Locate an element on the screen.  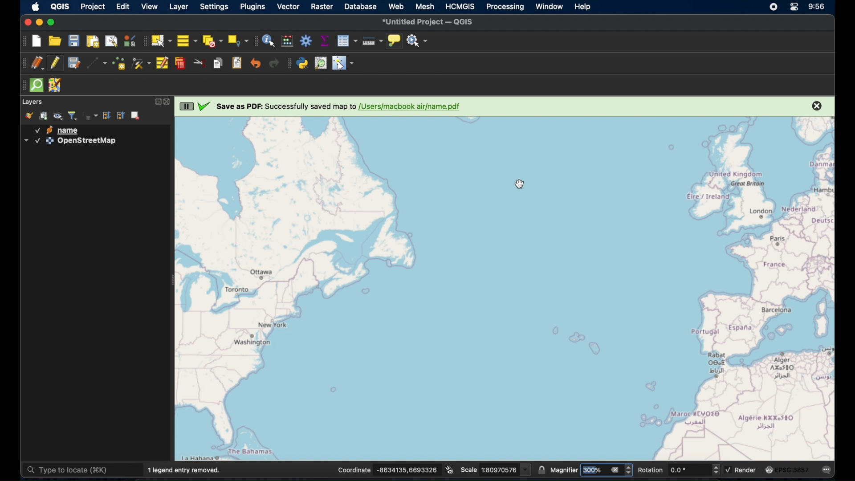
redo is located at coordinates (275, 65).